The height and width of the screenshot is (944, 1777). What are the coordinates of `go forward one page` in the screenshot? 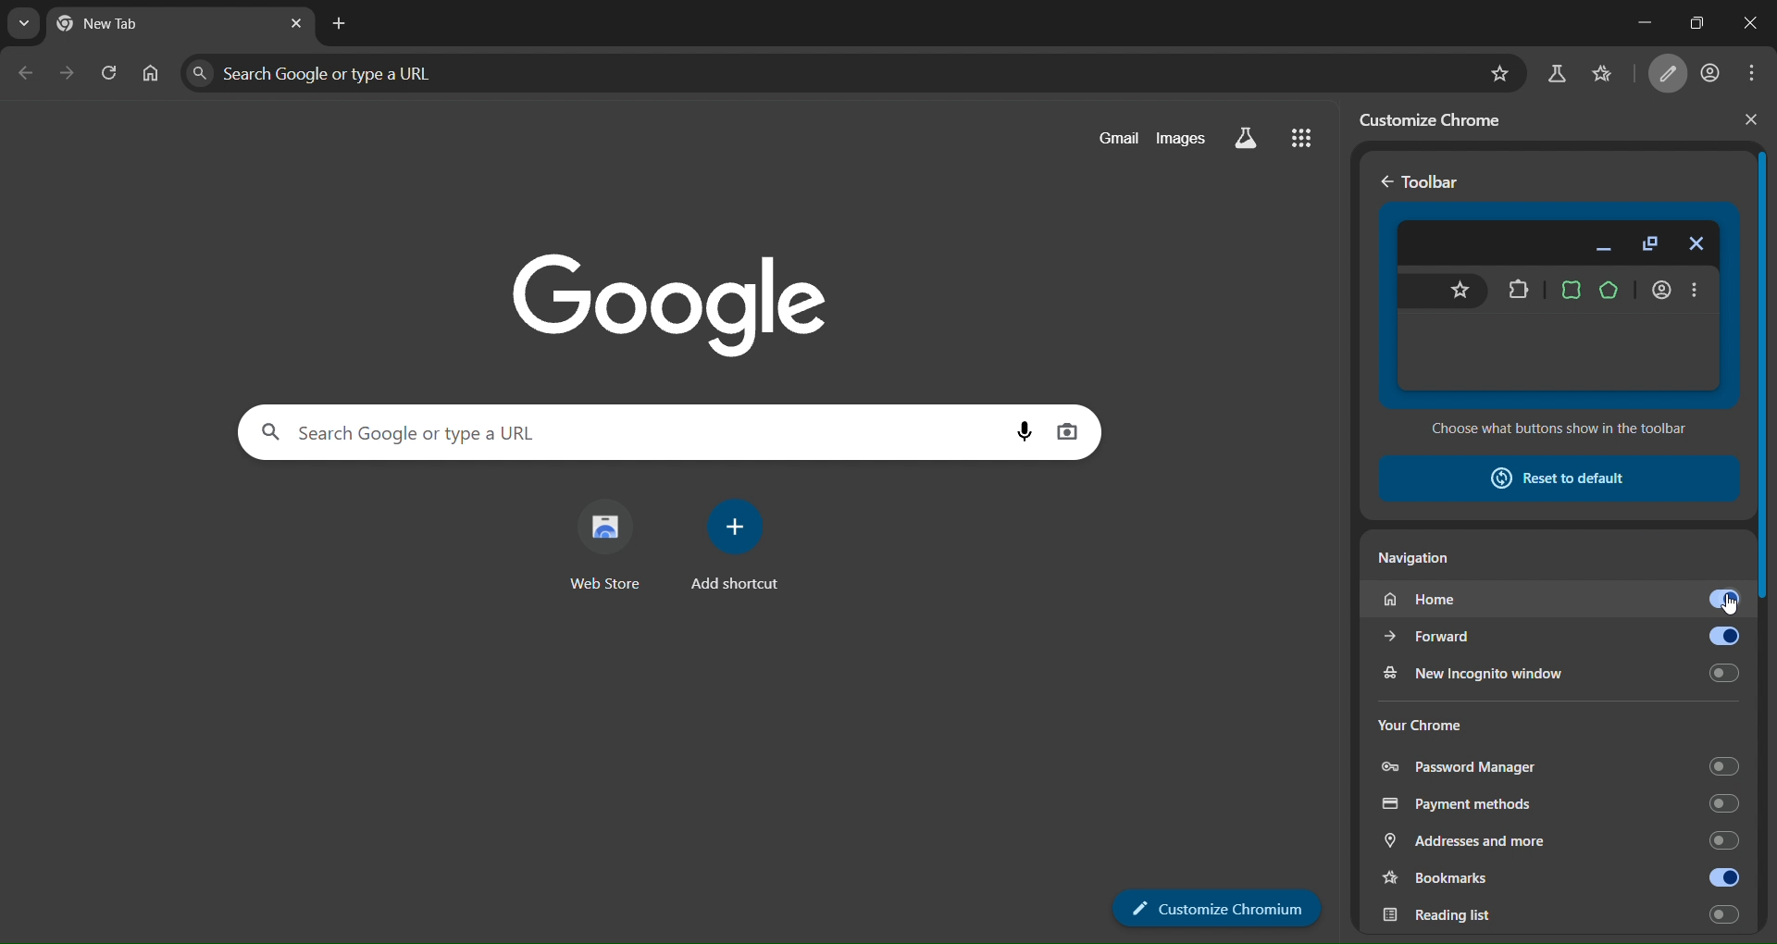 It's located at (70, 78).